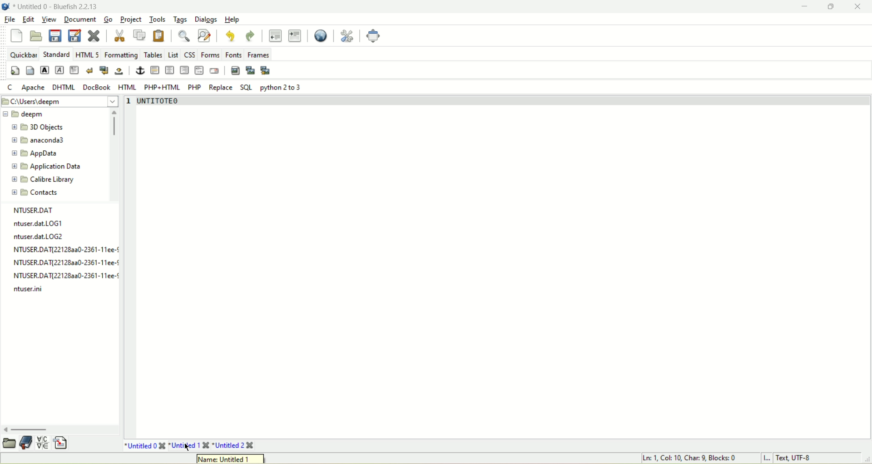 This screenshot has height=464, width=872. Describe the element at coordinates (295, 35) in the screenshot. I see `indent ` at that location.